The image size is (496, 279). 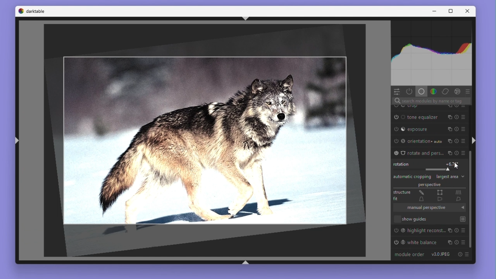 I want to click on Presets, so click(x=470, y=91).